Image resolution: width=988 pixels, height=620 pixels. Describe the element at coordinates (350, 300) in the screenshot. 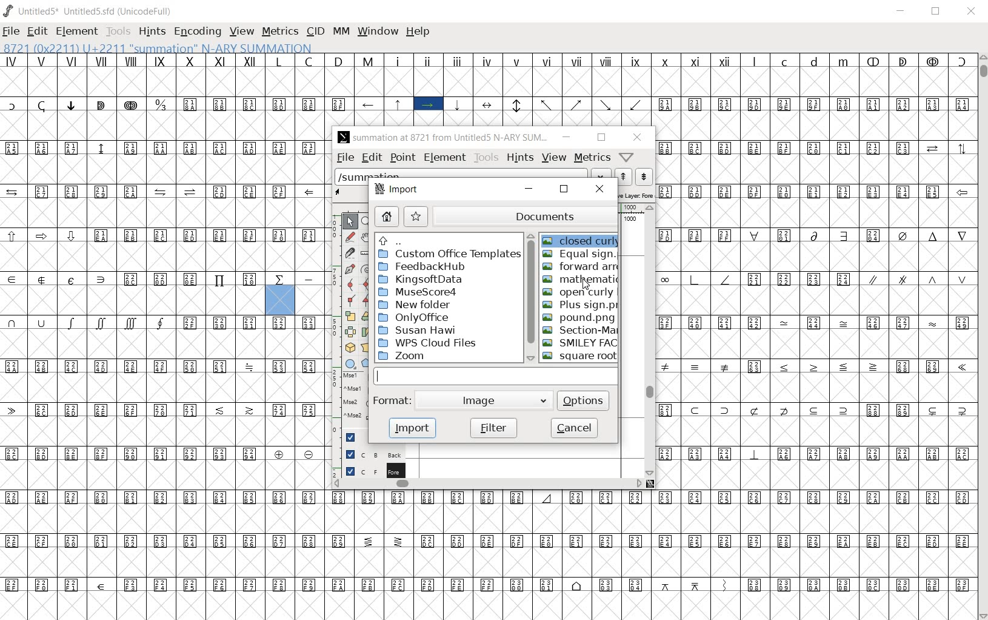

I see `Add a corner point` at that location.